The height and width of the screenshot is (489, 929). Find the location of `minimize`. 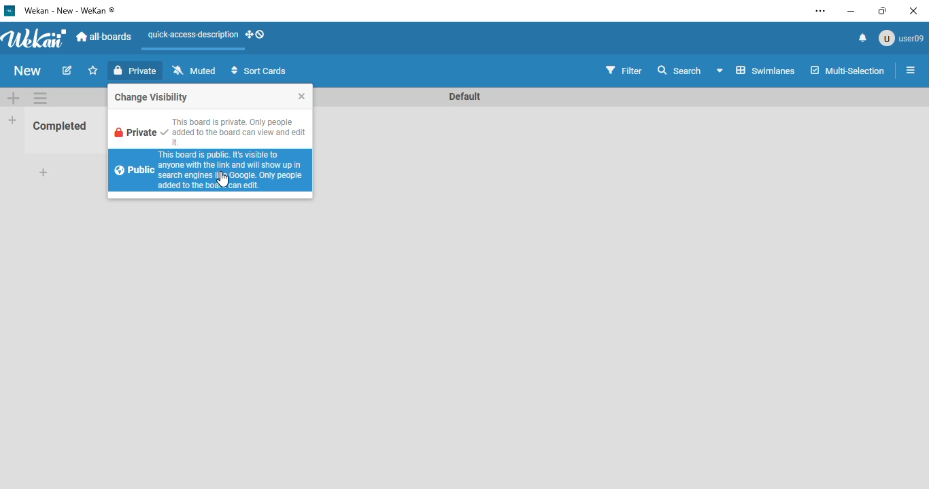

minimize is located at coordinates (851, 11).